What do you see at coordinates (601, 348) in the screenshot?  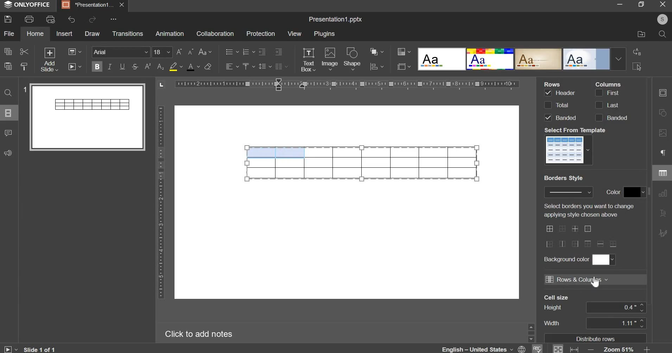 I see `zoom & fit` at bounding box center [601, 348].